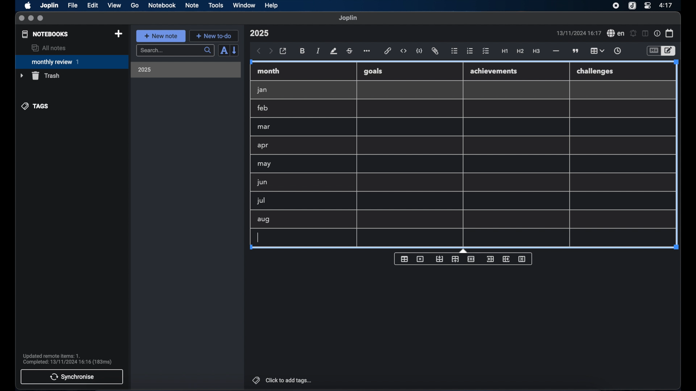  I want to click on strikethrough, so click(349, 51).